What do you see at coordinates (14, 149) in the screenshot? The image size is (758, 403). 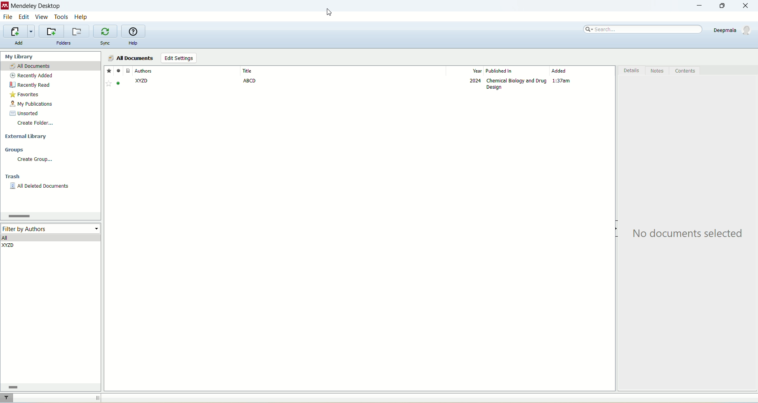 I see `groups` at bounding box center [14, 149].